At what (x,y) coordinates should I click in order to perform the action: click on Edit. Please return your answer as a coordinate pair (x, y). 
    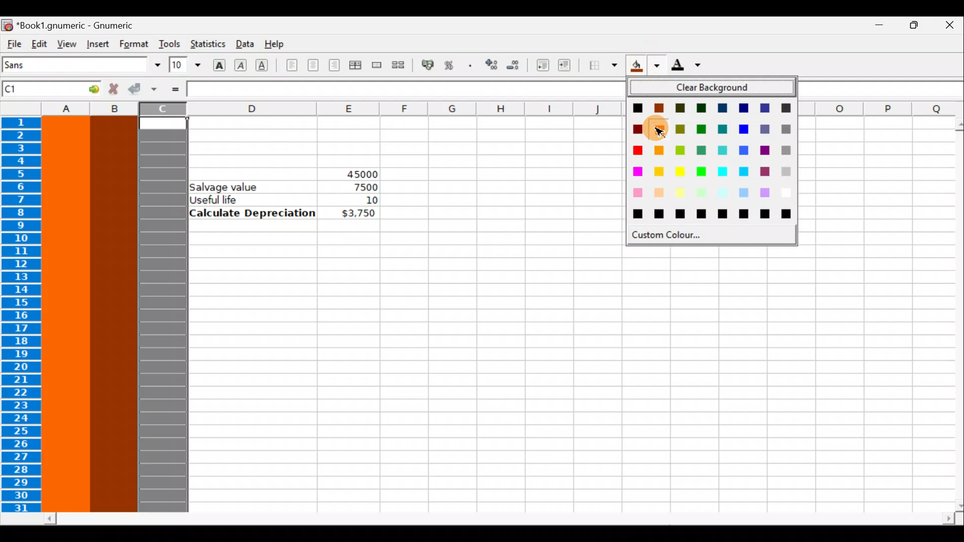
    Looking at the image, I should click on (39, 43).